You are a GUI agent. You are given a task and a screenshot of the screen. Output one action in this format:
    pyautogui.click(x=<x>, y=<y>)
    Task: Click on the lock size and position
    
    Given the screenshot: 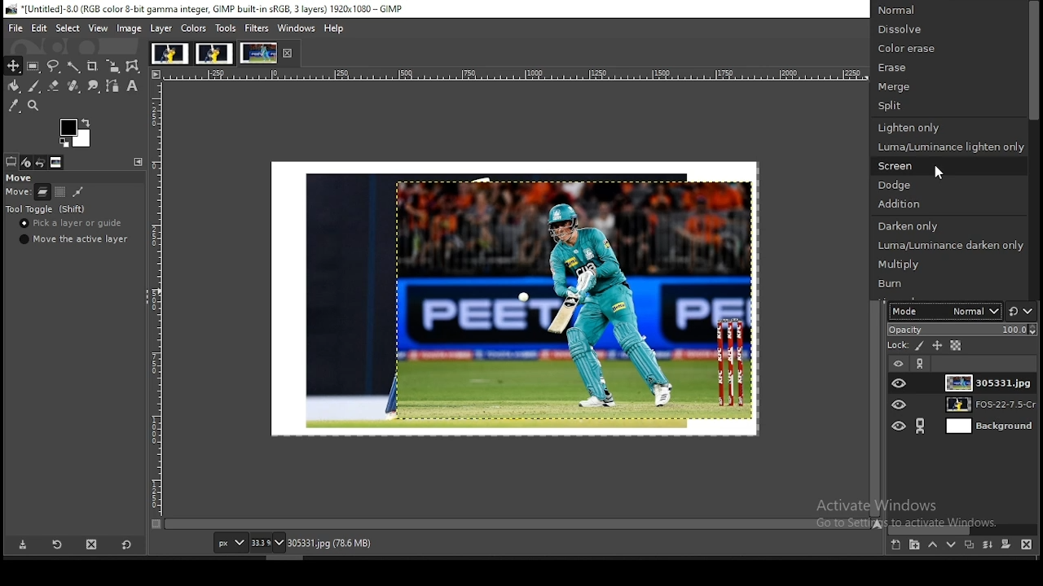 What is the action you would take?
    pyautogui.click(x=936, y=346)
    